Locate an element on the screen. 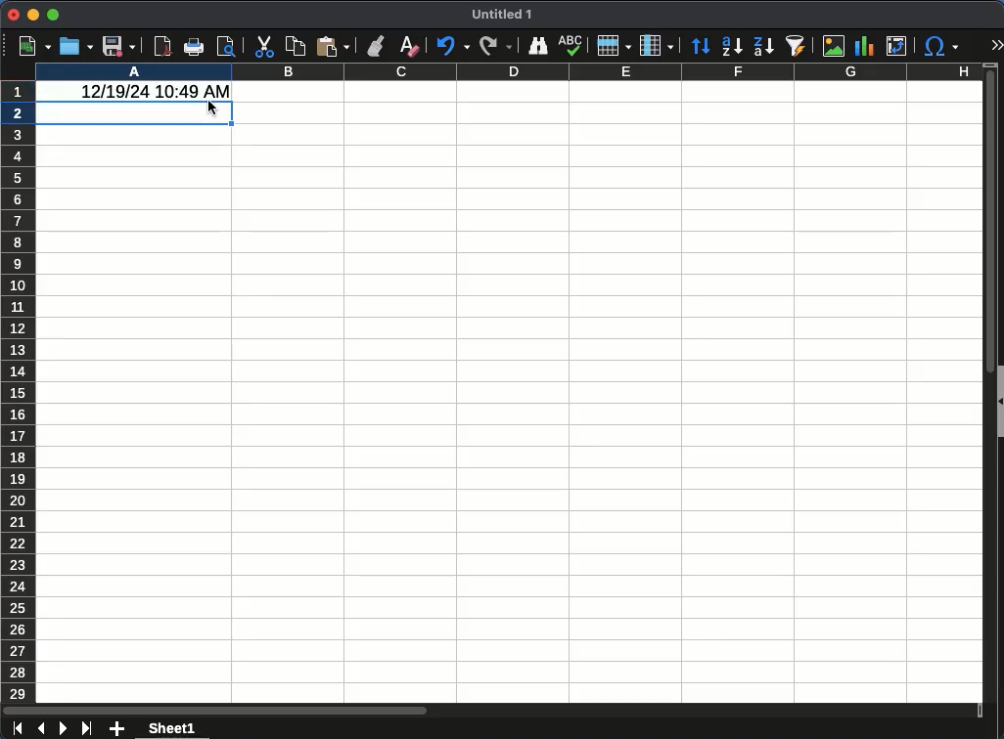  filter is located at coordinates (799, 46).